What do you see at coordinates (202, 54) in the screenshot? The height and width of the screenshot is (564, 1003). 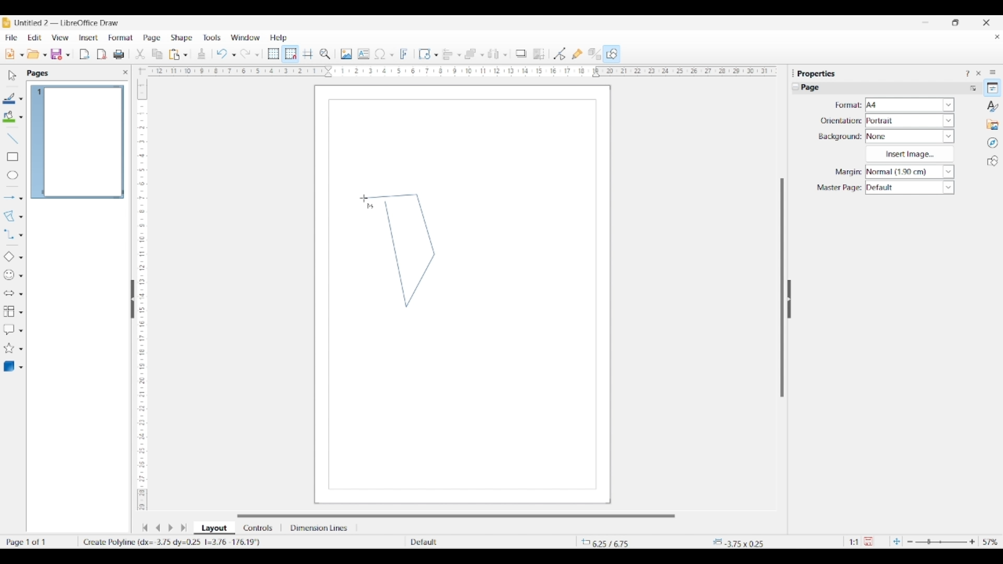 I see `Clone formatting` at bounding box center [202, 54].